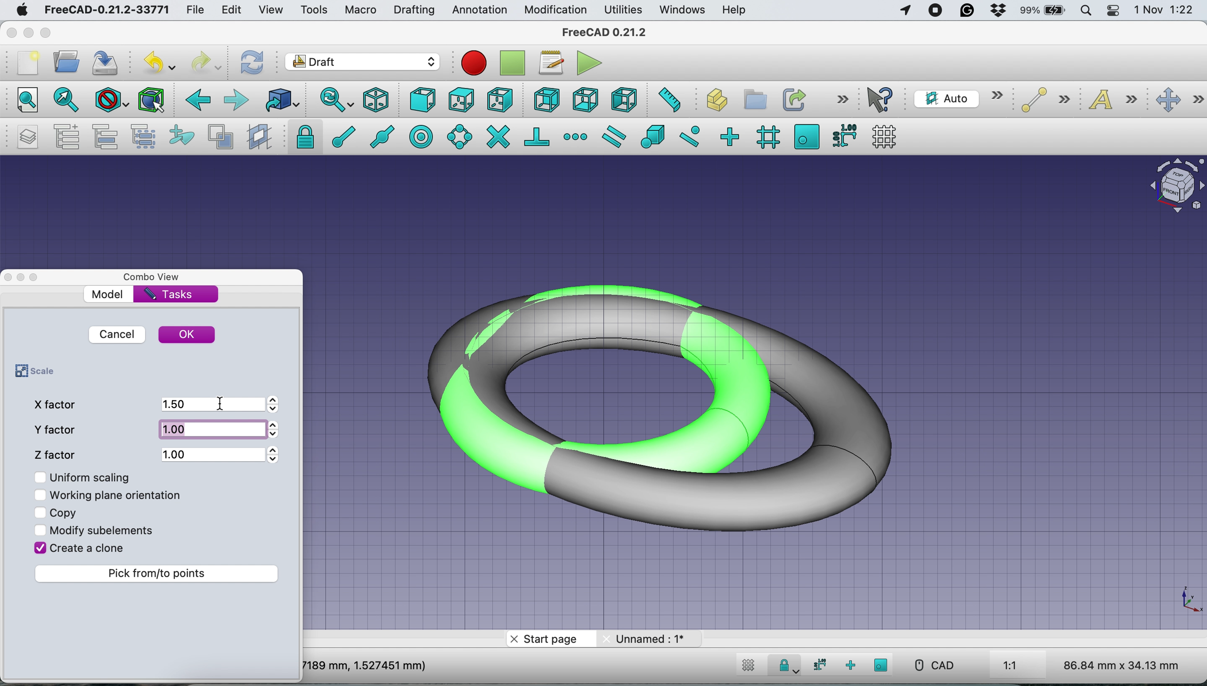  What do you see at coordinates (94, 477) in the screenshot?
I see `uniform scaling` at bounding box center [94, 477].